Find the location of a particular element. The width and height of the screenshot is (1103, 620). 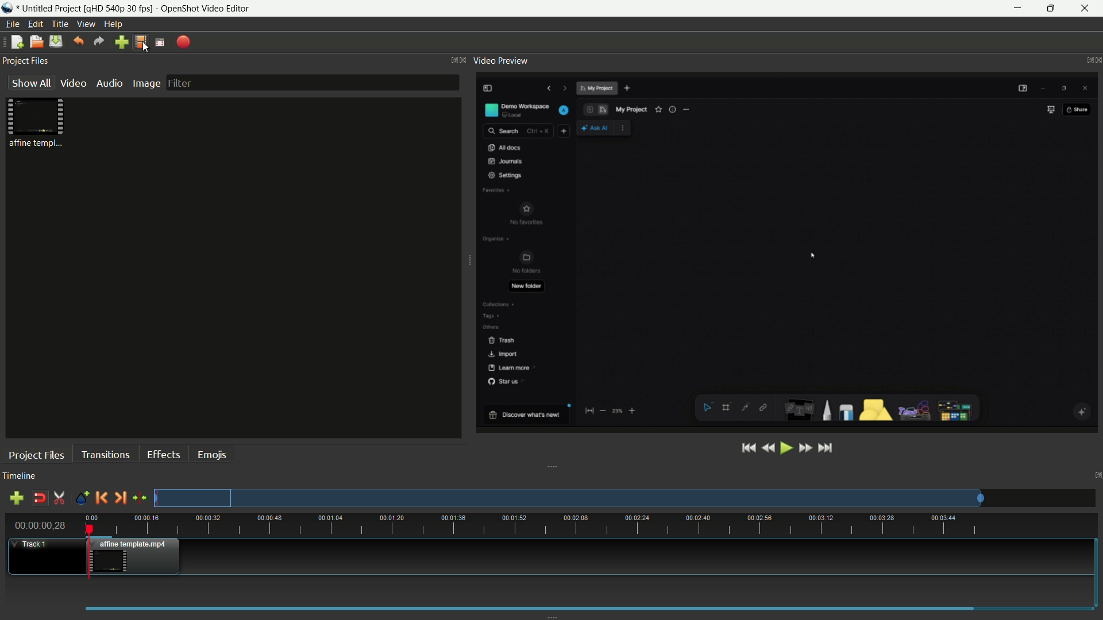

file menu is located at coordinates (12, 24).